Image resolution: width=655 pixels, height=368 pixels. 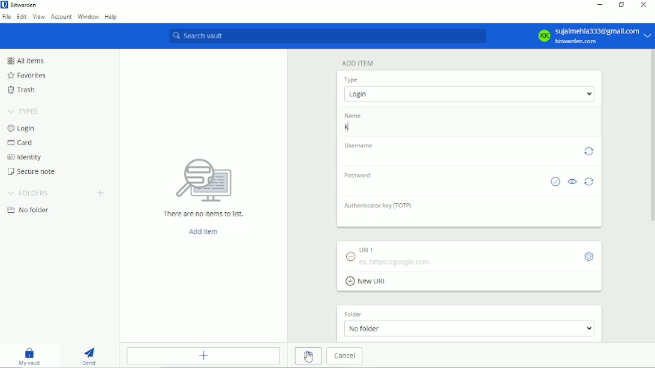 What do you see at coordinates (39, 17) in the screenshot?
I see `View` at bounding box center [39, 17].